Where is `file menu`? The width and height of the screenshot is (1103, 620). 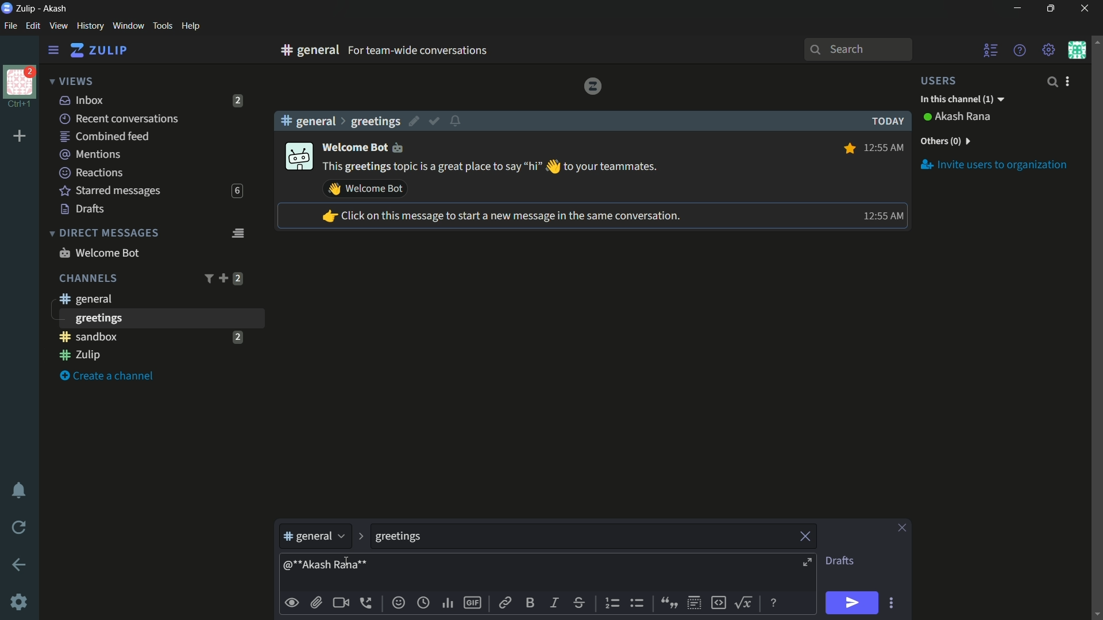 file menu is located at coordinates (10, 26).